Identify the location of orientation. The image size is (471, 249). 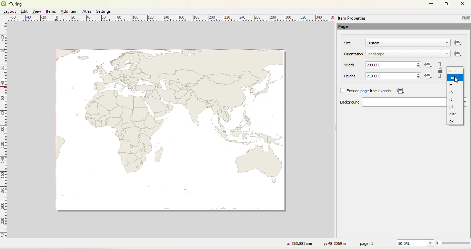
(354, 54).